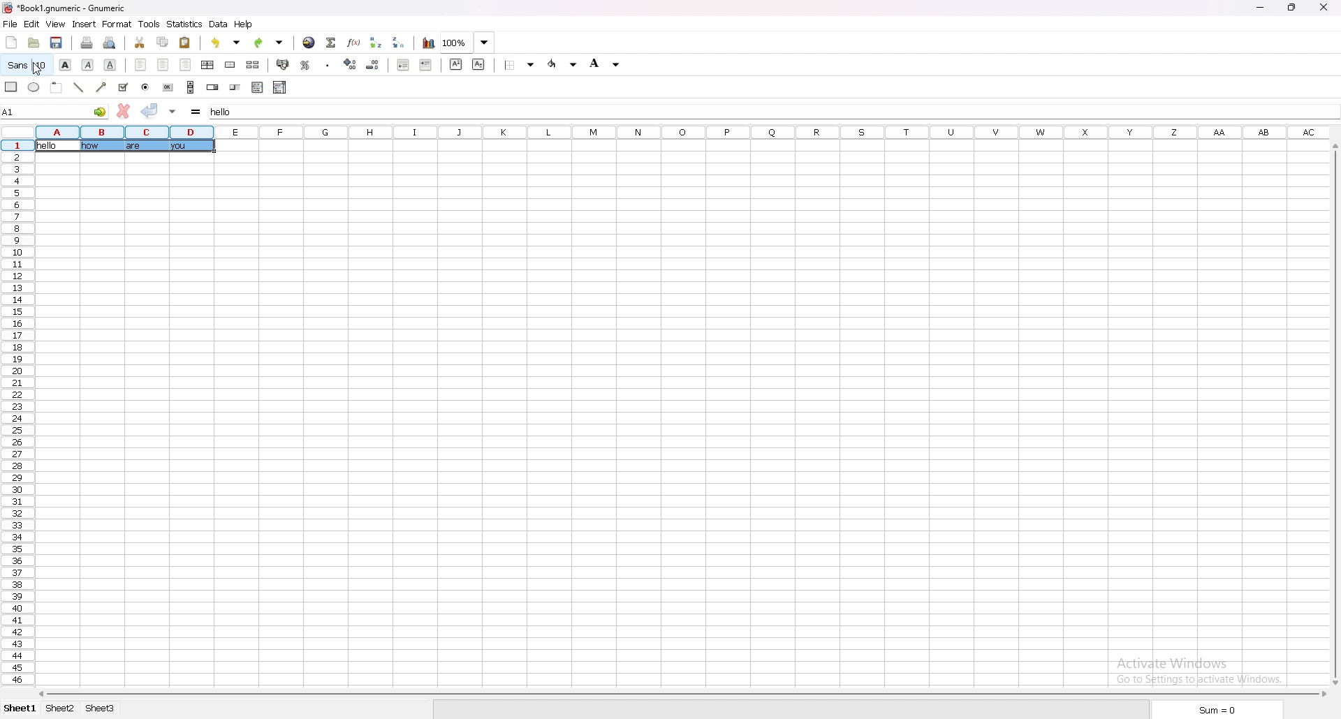 The width and height of the screenshot is (1341, 719). Describe the element at coordinates (26, 65) in the screenshot. I see `font` at that location.